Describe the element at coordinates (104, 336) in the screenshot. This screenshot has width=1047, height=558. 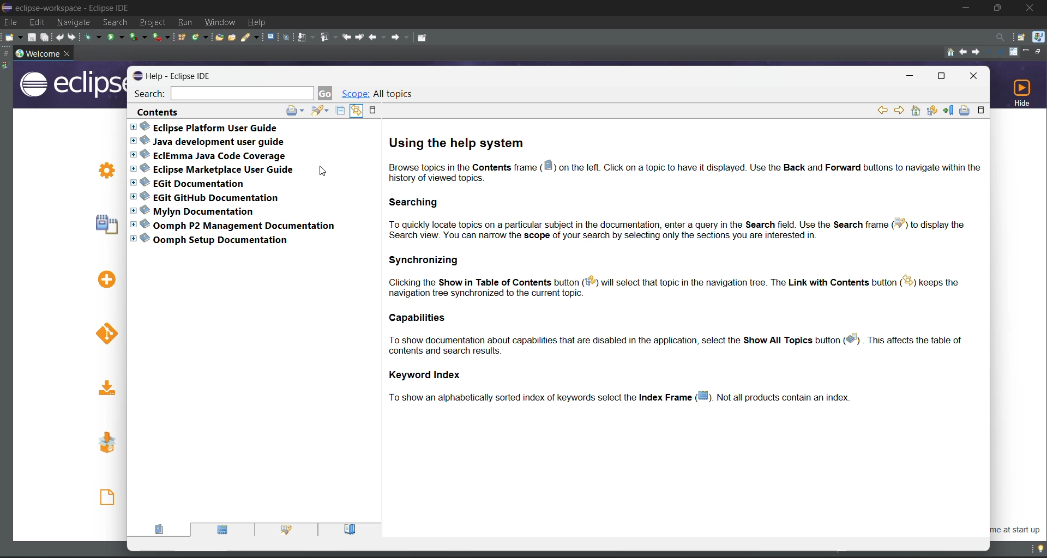
I see `checkout projects from GIT` at that location.